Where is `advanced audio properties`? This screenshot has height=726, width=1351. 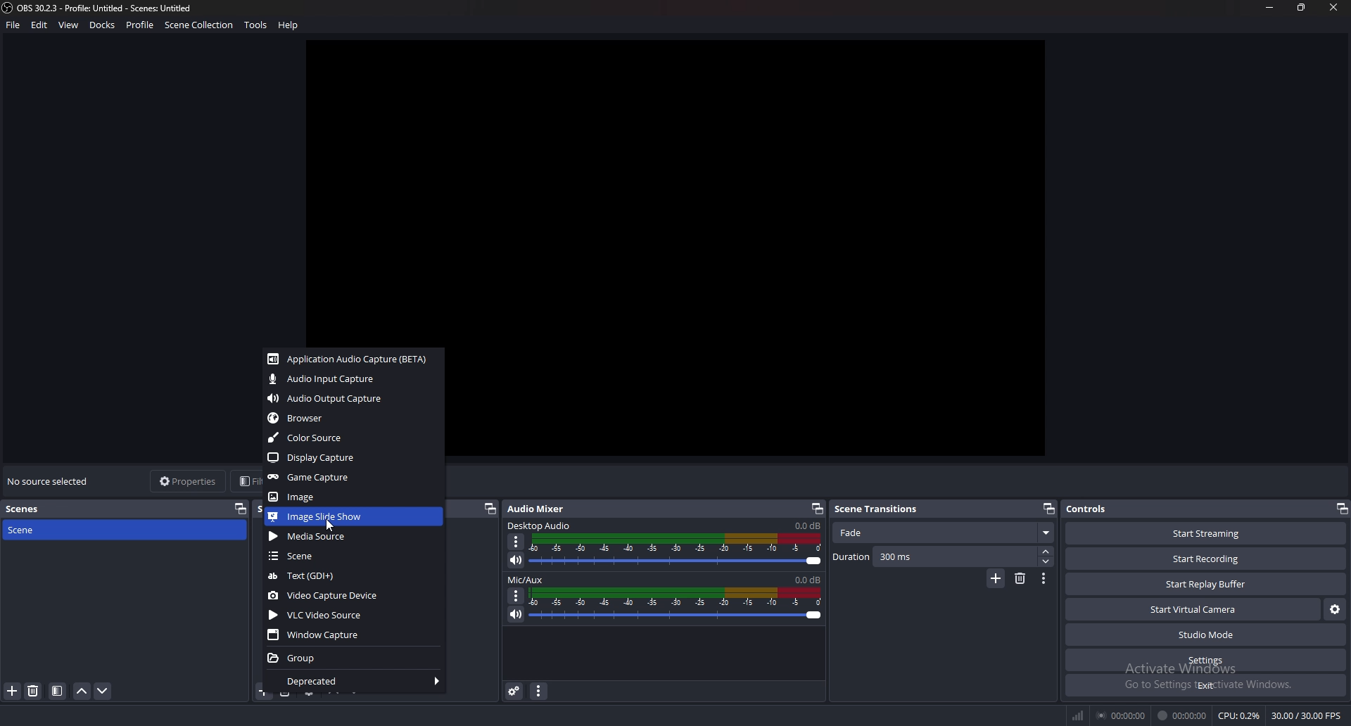 advanced audio properties is located at coordinates (514, 692).